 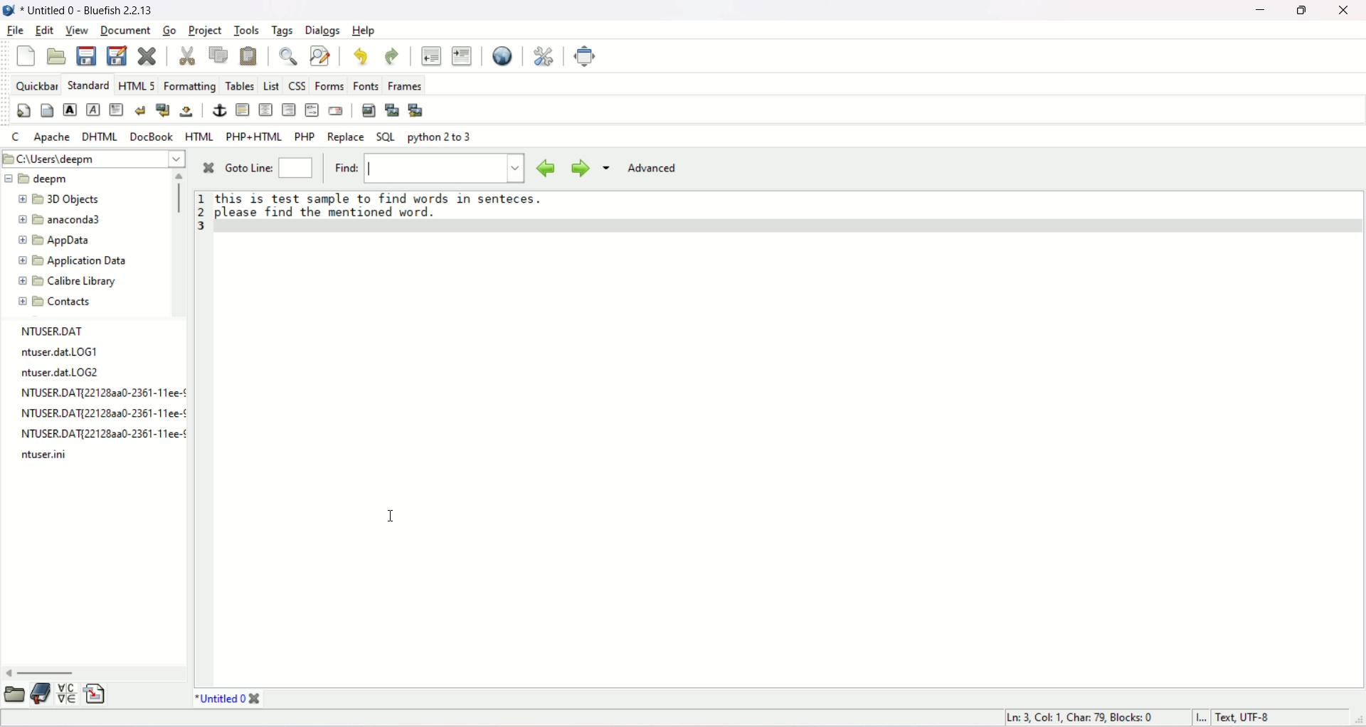 I want to click on quickbar, so click(x=38, y=85).